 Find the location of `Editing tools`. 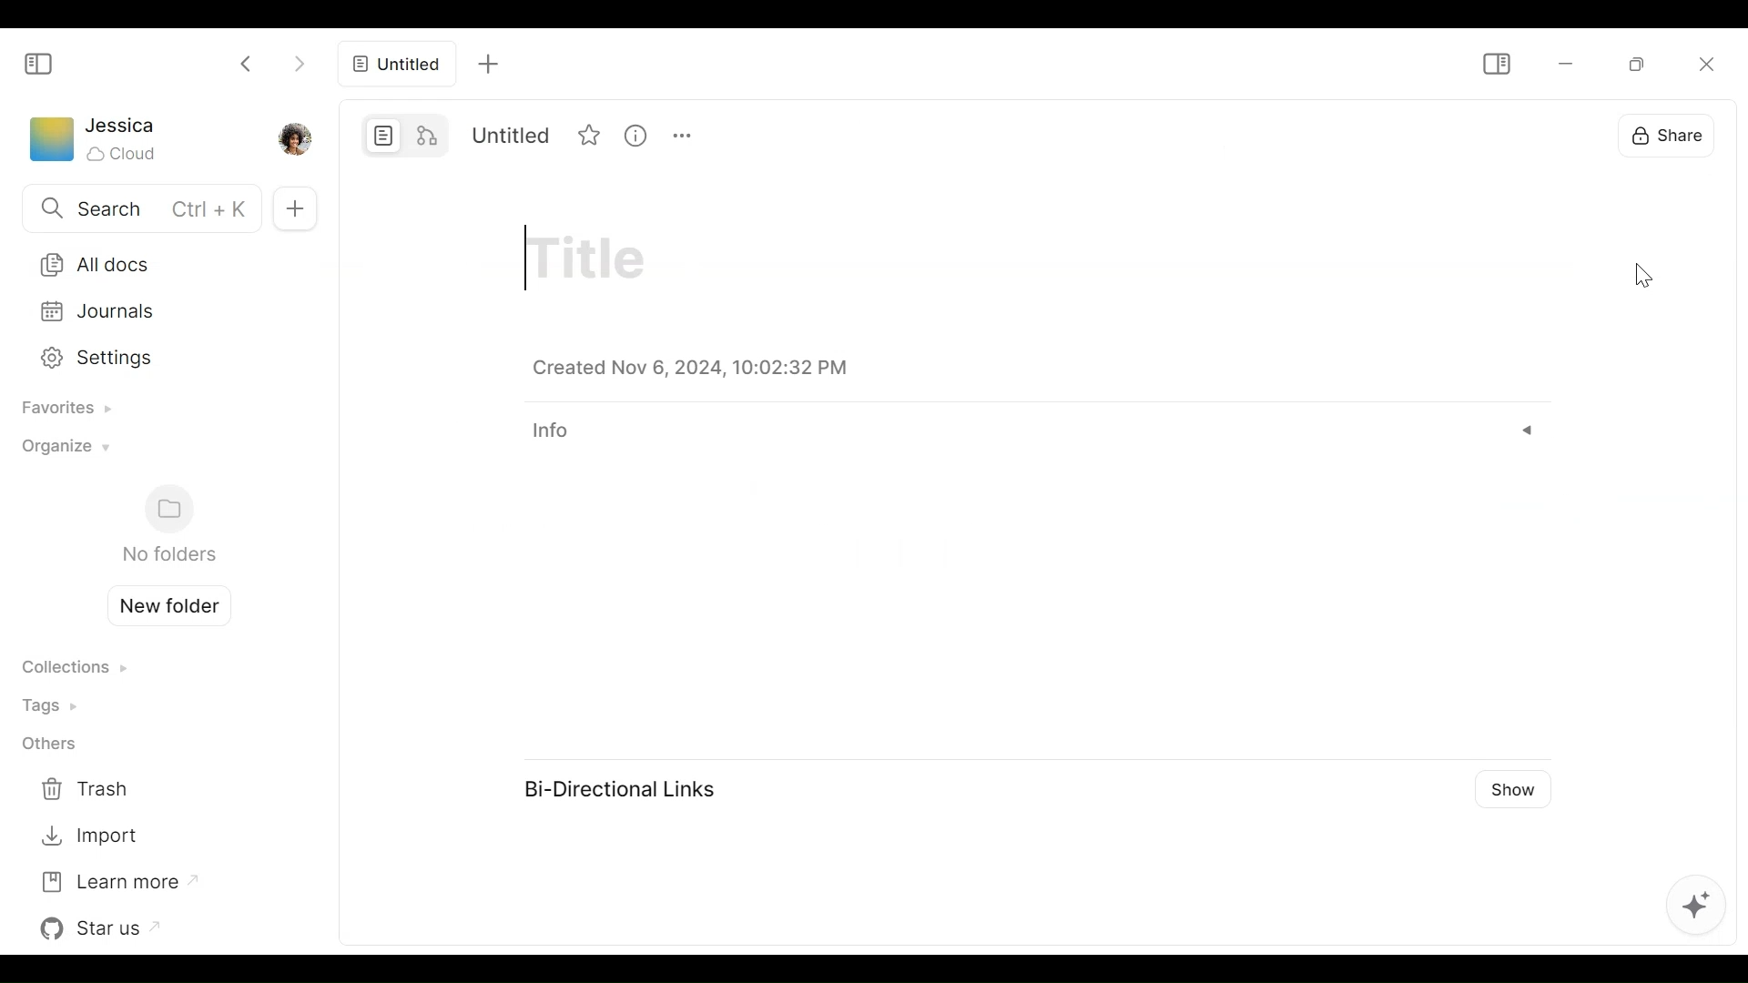

Editing tools is located at coordinates (1694, 907).